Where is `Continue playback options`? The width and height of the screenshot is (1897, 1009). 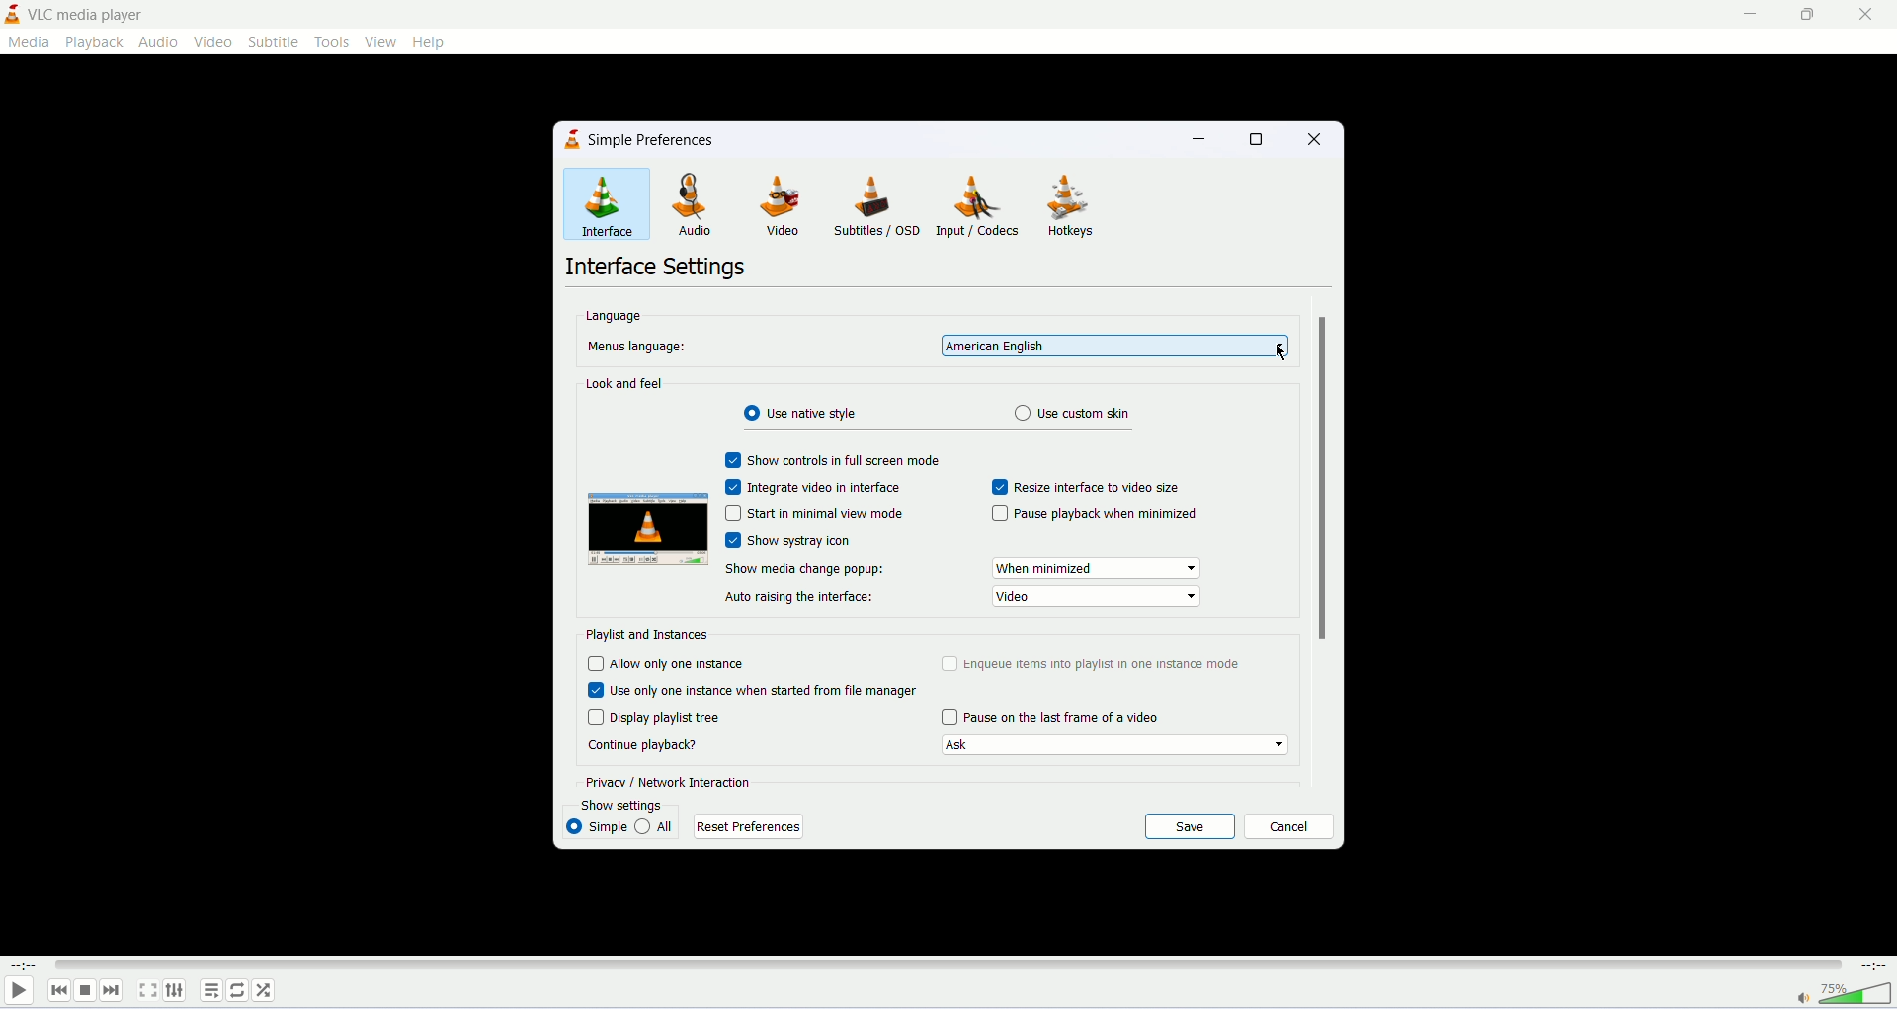 Continue playback options is located at coordinates (1115, 745).